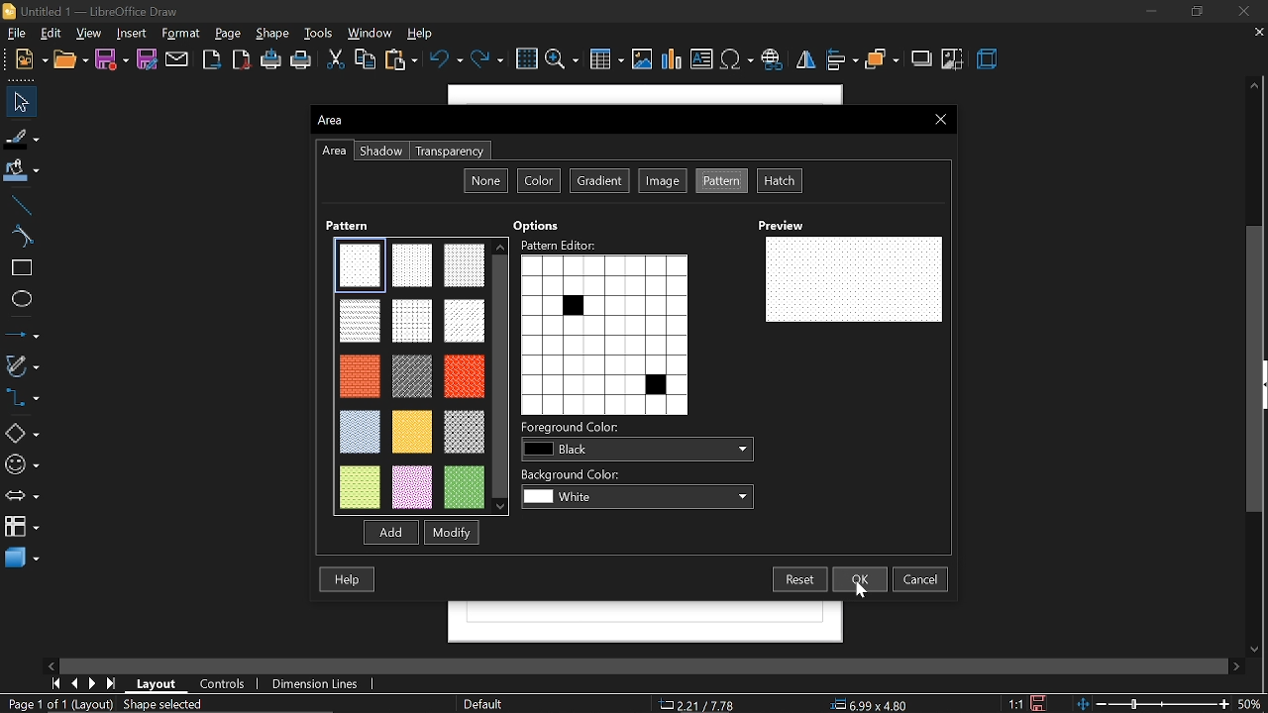 The image size is (1268, 713). I want to click on foreground color, so click(634, 451).